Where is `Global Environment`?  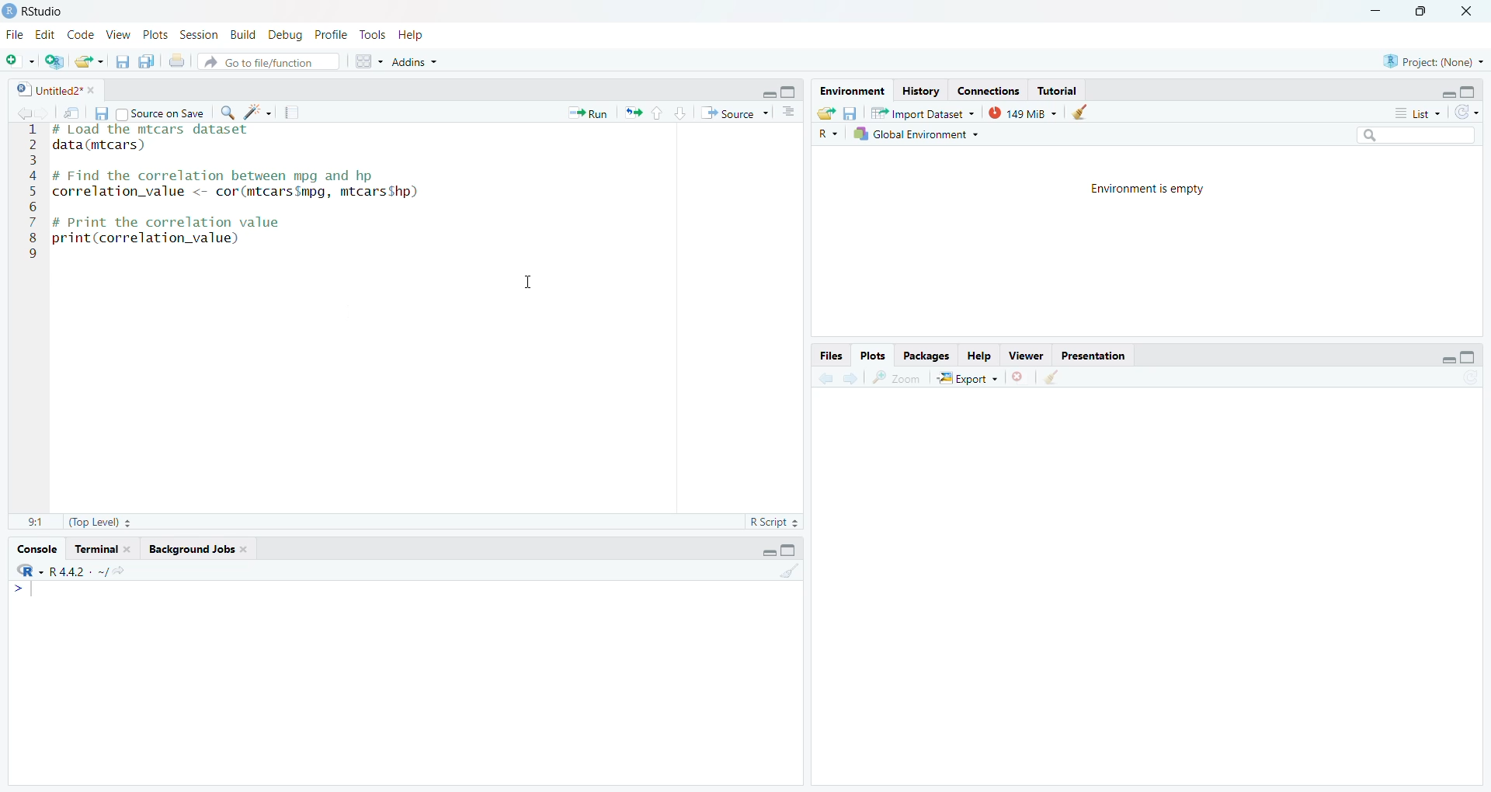
Global Environment is located at coordinates (915, 137).